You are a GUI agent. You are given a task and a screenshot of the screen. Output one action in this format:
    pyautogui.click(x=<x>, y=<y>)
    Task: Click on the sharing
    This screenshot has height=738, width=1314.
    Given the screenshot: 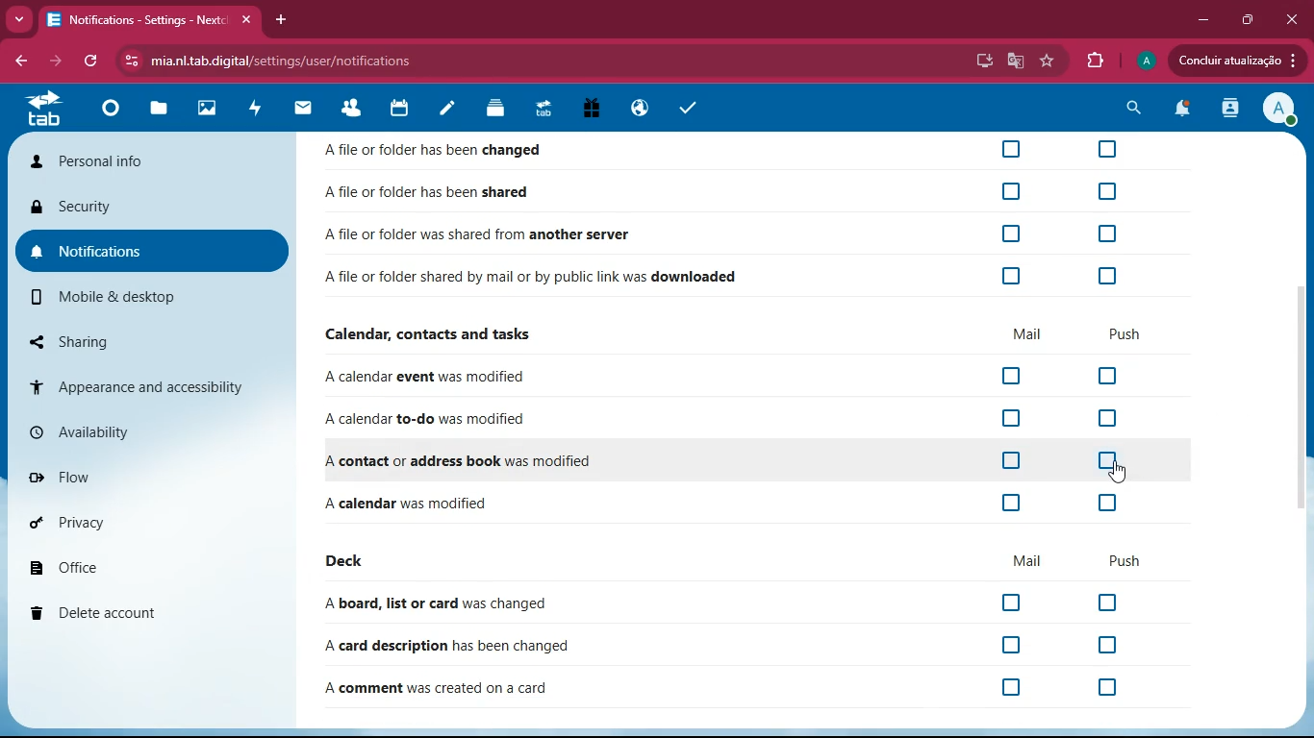 What is the action you would take?
    pyautogui.click(x=144, y=342)
    